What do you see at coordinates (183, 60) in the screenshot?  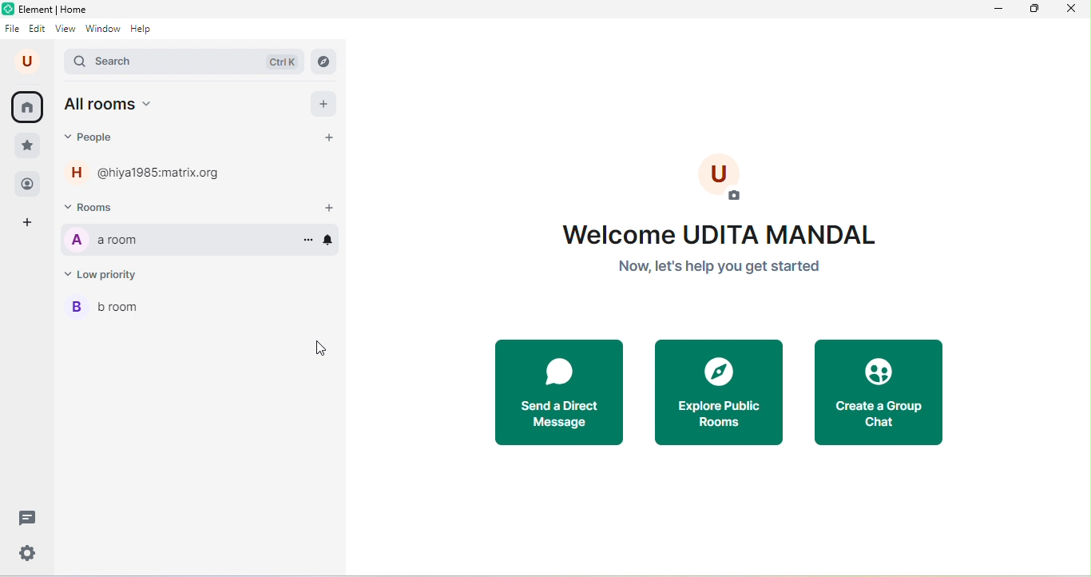 I see `search` at bounding box center [183, 60].